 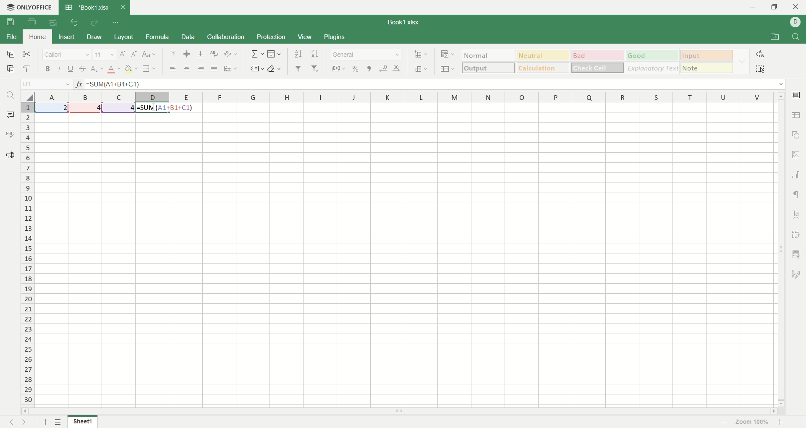 I want to click on file, so click(x=11, y=37).